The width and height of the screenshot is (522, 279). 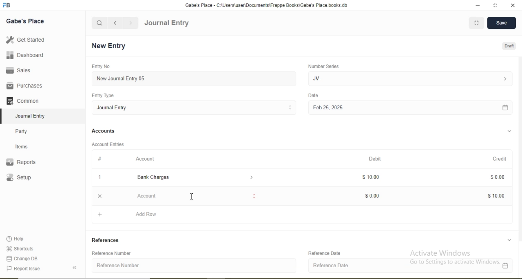 I want to click on Journal Entry, so click(x=167, y=23).